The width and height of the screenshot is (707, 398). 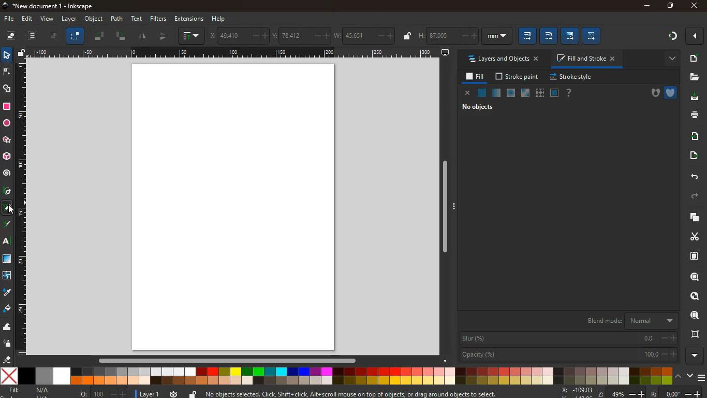 What do you see at coordinates (672, 37) in the screenshot?
I see `diagram` at bounding box center [672, 37].